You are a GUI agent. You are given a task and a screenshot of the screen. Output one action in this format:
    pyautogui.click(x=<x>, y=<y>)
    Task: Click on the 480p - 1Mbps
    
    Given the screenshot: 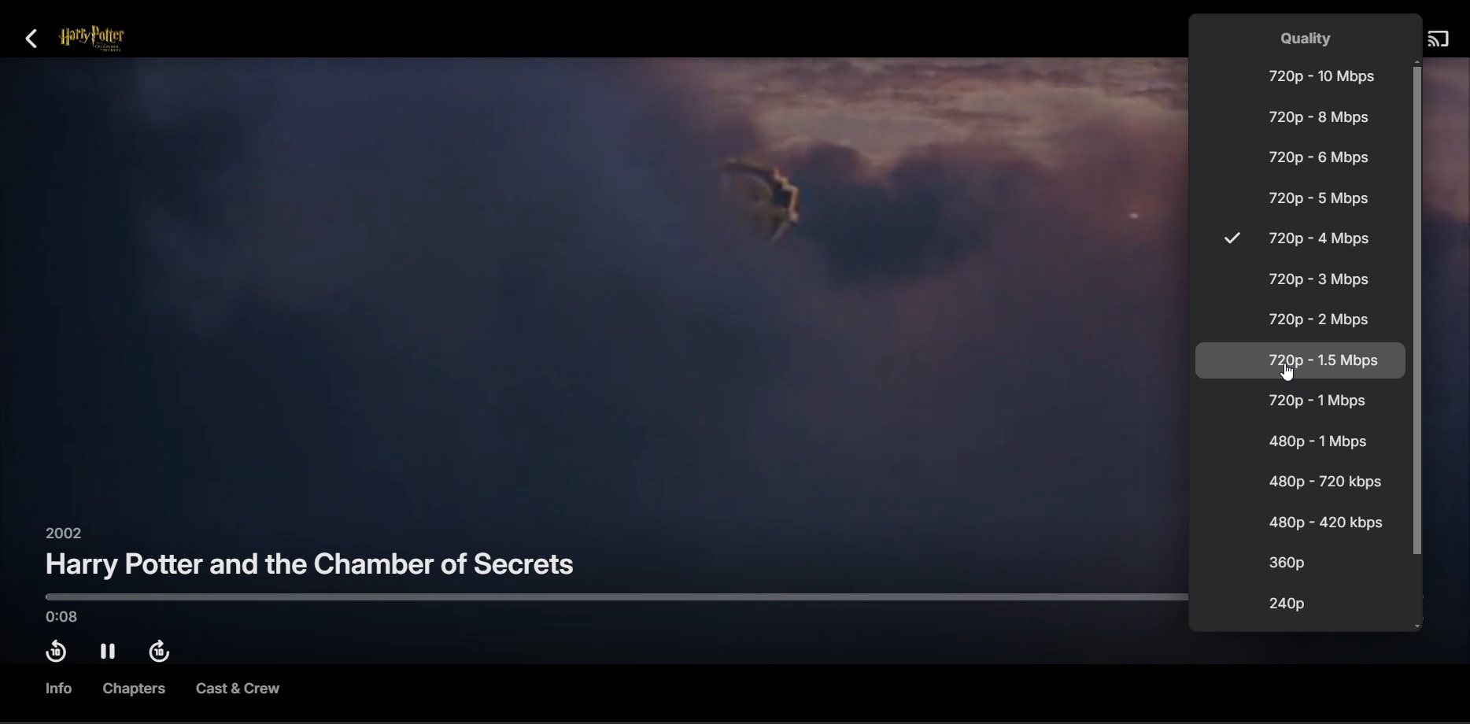 What is the action you would take?
    pyautogui.click(x=1318, y=441)
    